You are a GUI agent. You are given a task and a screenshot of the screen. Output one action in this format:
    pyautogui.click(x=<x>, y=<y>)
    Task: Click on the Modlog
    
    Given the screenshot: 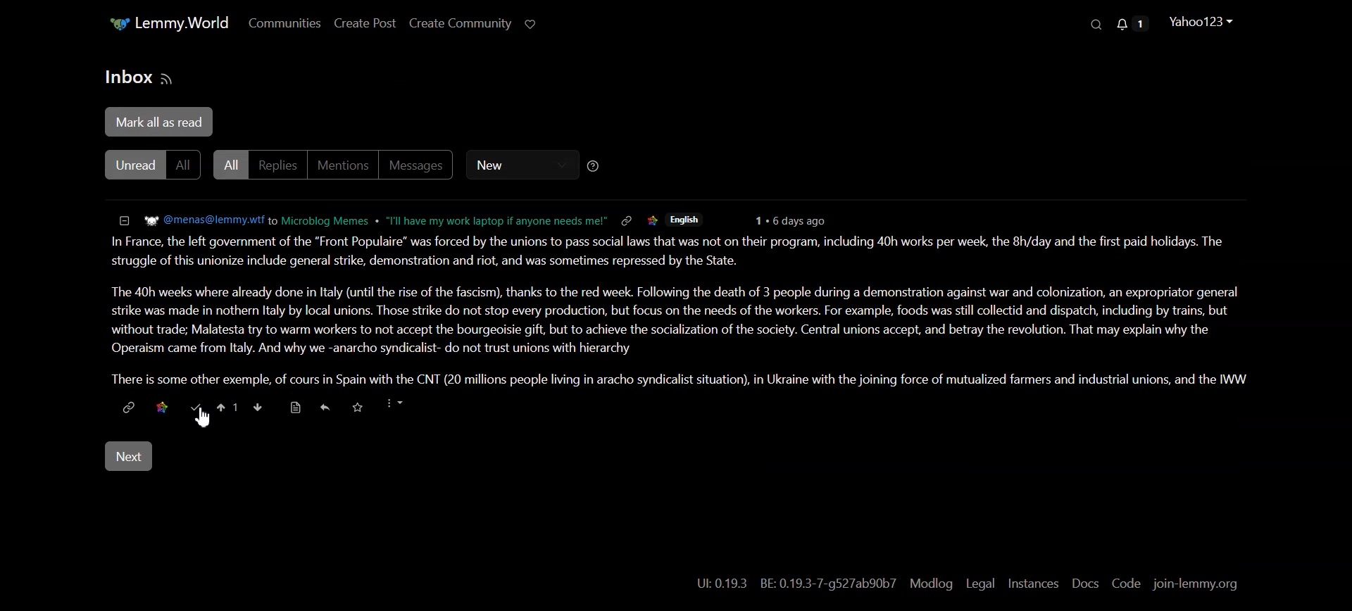 What is the action you would take?
    pyautogui.click(x=932, y=584)
    